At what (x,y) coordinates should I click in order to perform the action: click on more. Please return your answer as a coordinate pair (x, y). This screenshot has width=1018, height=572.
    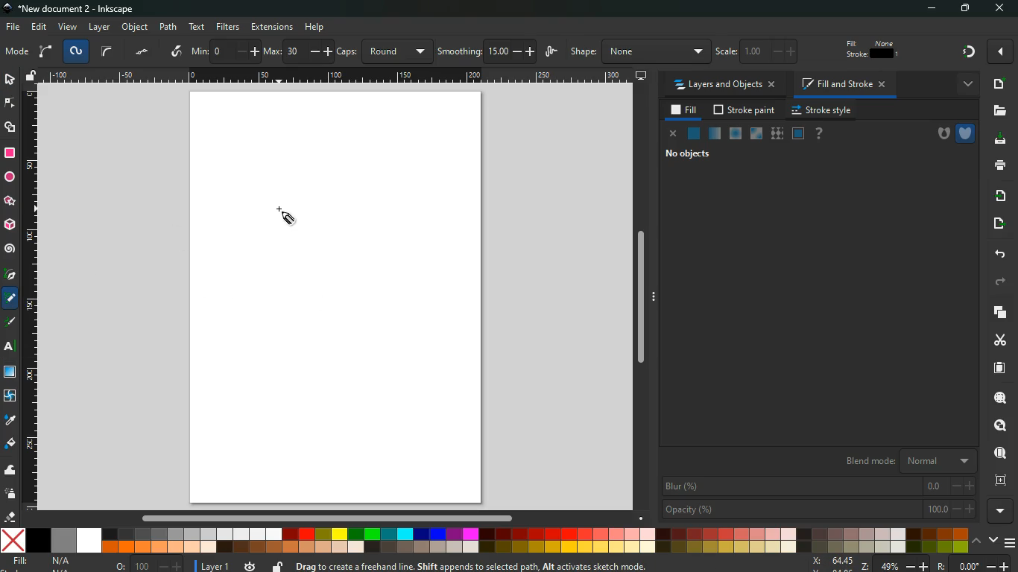
    Looking at the image, I should click on (1002, 511).